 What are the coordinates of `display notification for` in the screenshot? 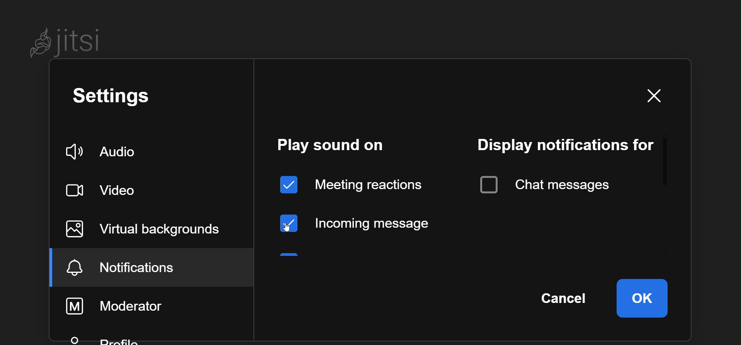 It's located at (564, 144).